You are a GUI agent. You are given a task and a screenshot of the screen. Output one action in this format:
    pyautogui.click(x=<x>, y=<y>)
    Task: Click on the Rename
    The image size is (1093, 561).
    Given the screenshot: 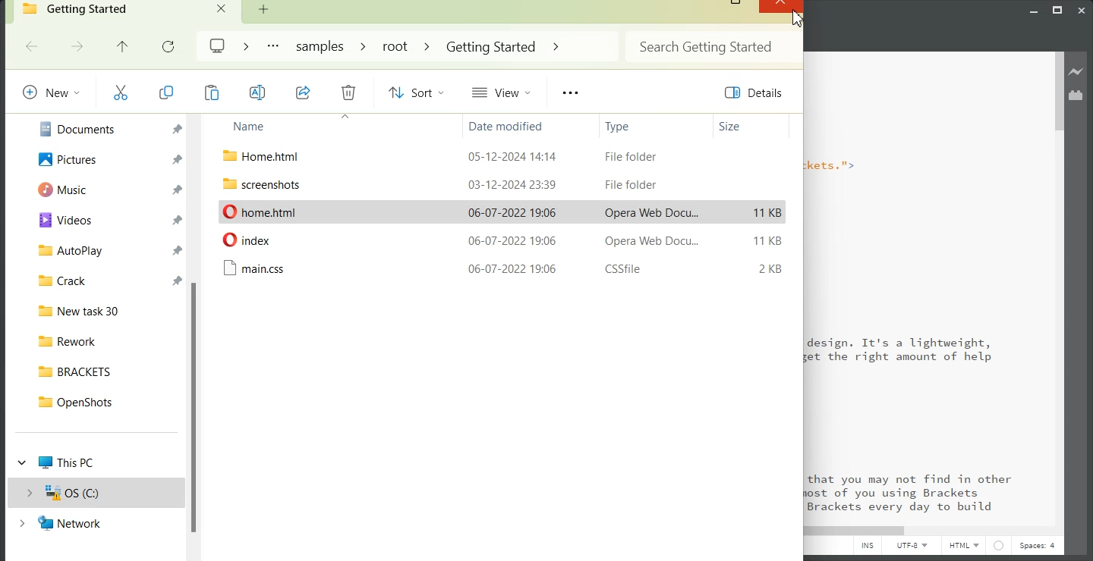 What is the action you would take?
    pyautogui.click(x=259, y=92)
    